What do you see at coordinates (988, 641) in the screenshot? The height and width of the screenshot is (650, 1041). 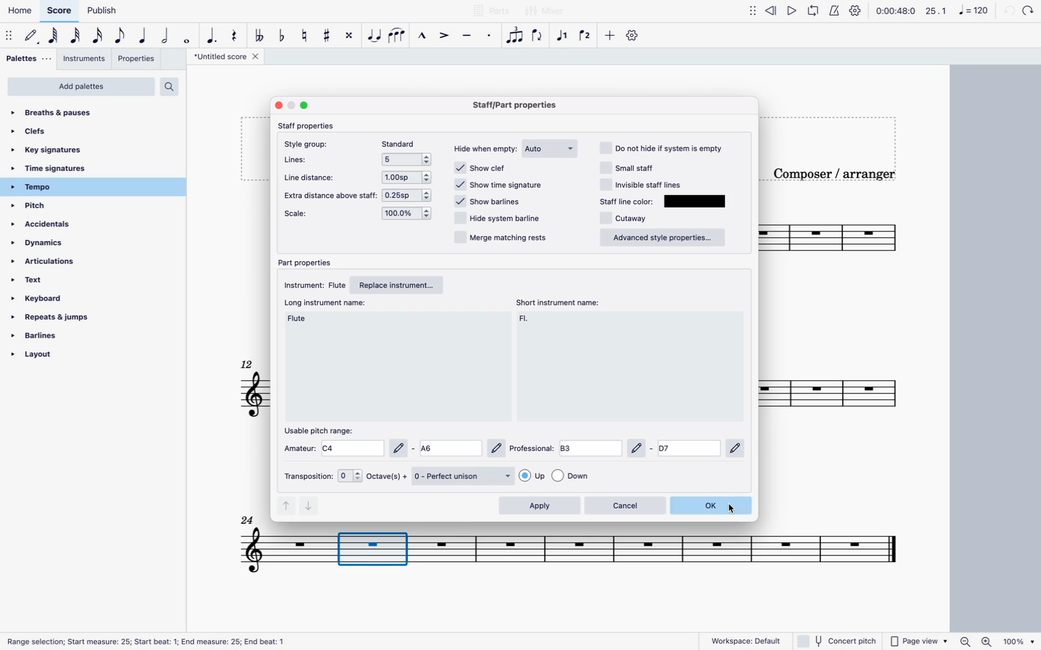 I see `Zoom in` at bounding box center [988, 641].